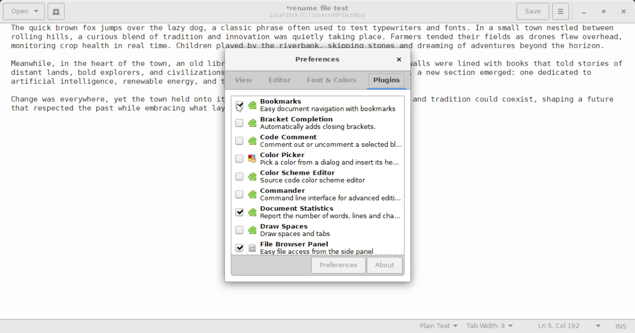 Image resolution: width=635 pixels, height=333 pixels. Describe the element at coordinates (239, 105) in the screenshot. I see `Cursor Position to Unselect` at that location.